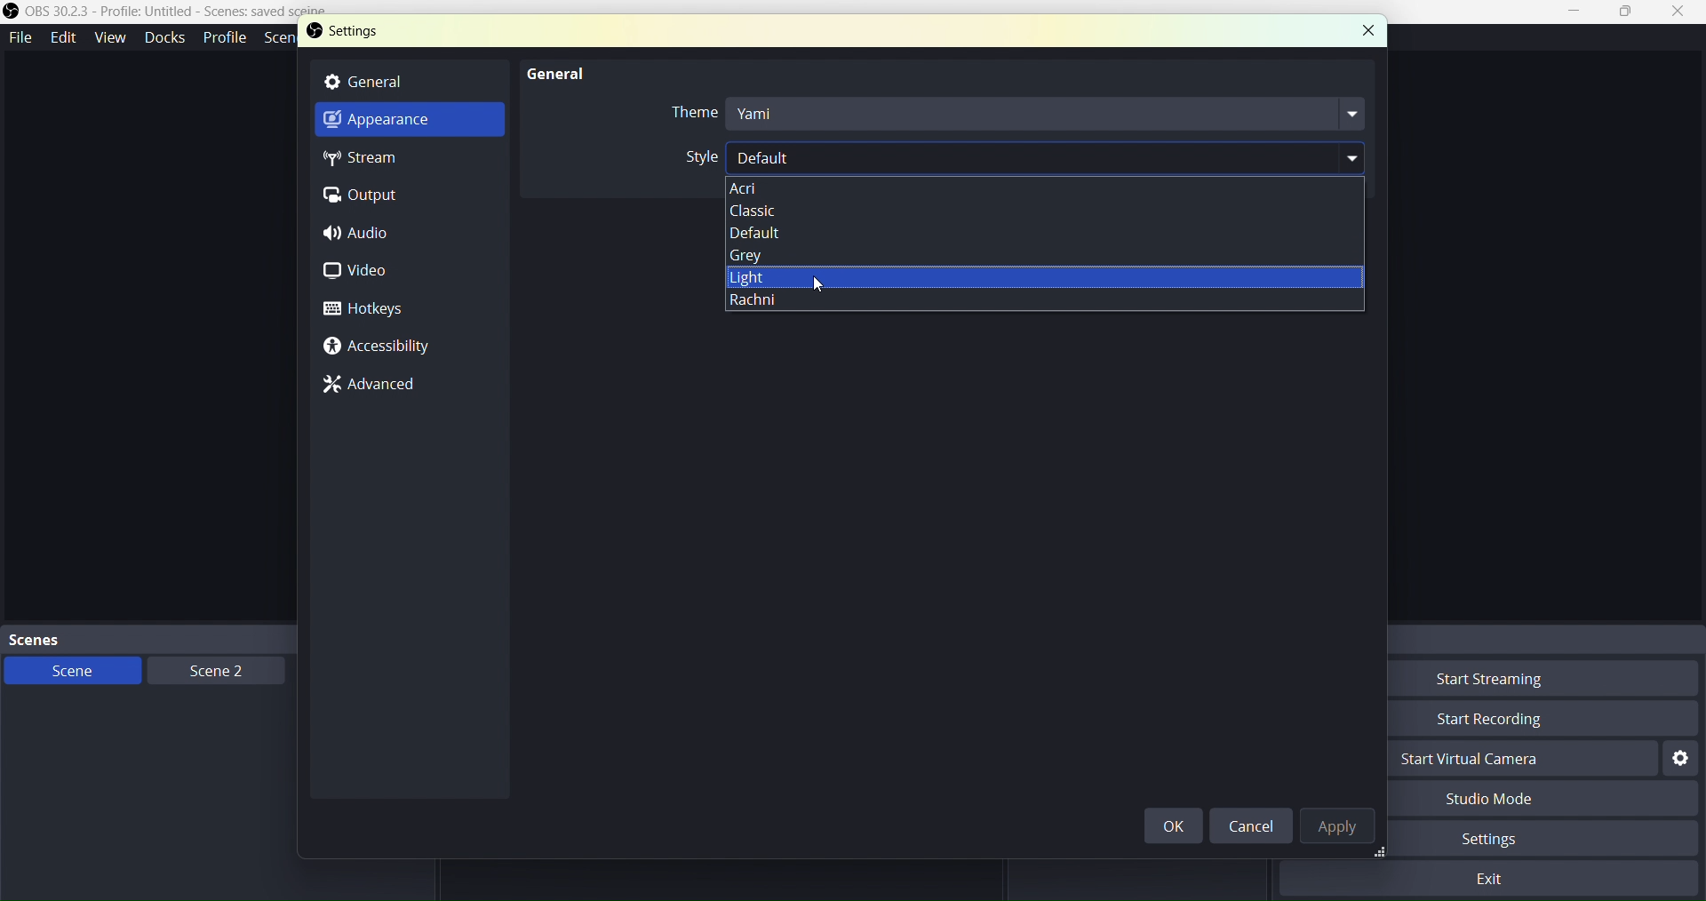 This screenshot has height=901, width=1706. I want to click on grey, so click(1058, 253).